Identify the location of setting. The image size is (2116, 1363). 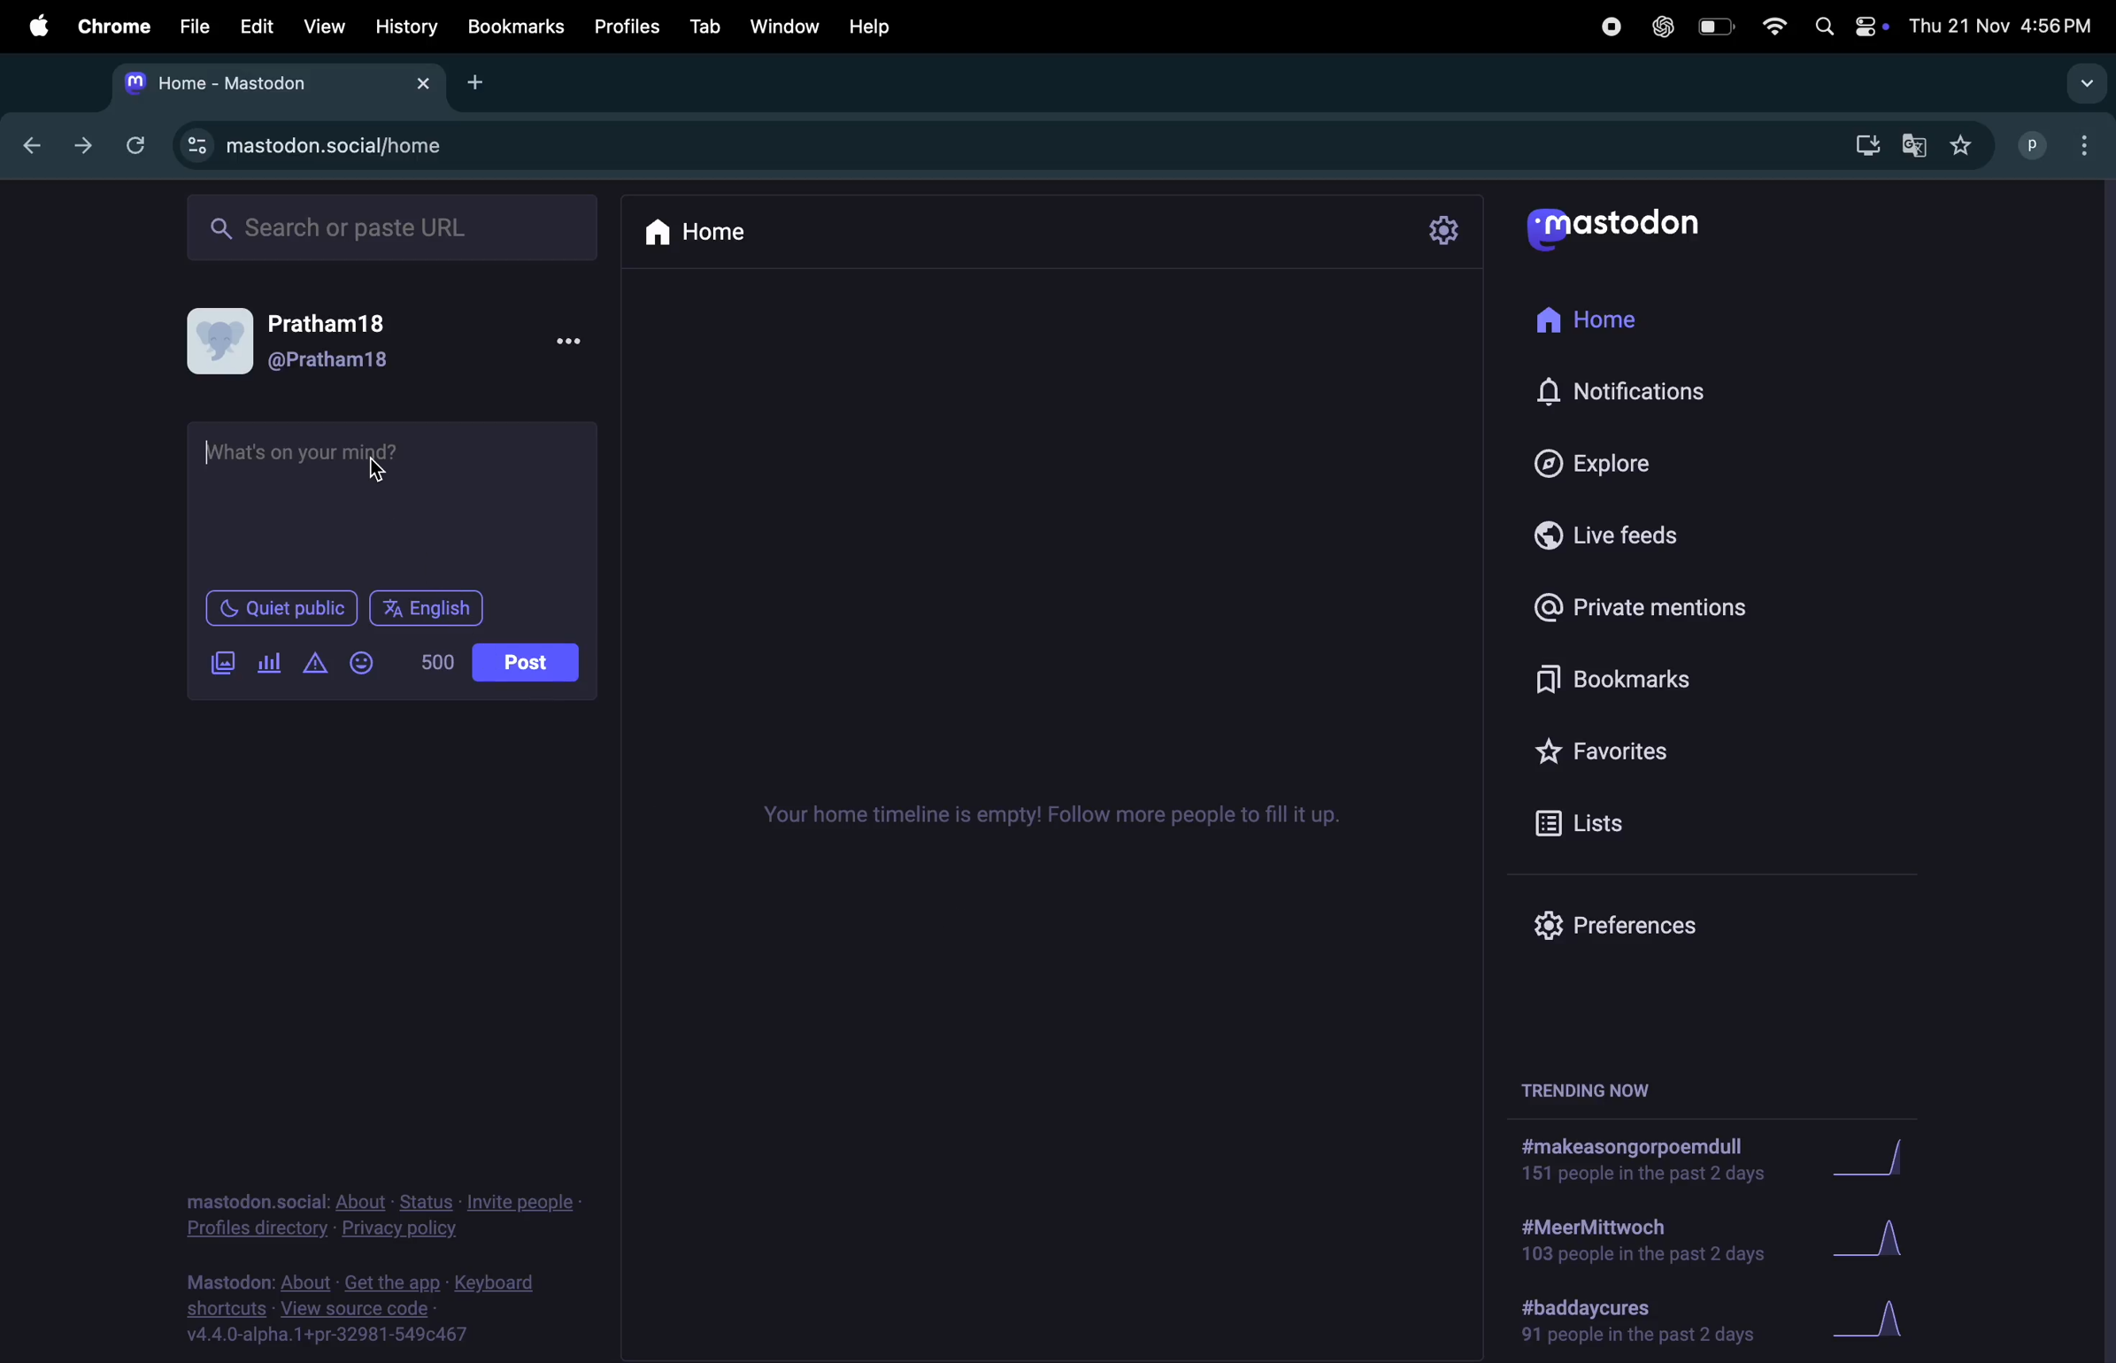
(1441, 233).